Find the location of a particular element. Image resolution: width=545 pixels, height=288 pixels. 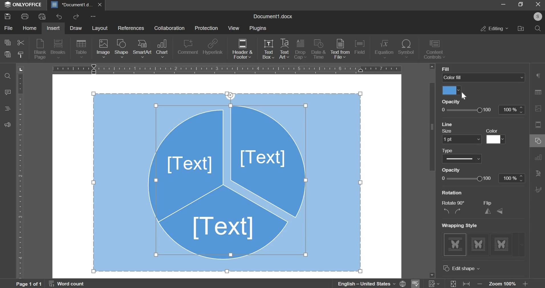

 is located at coordinates (449, 124).